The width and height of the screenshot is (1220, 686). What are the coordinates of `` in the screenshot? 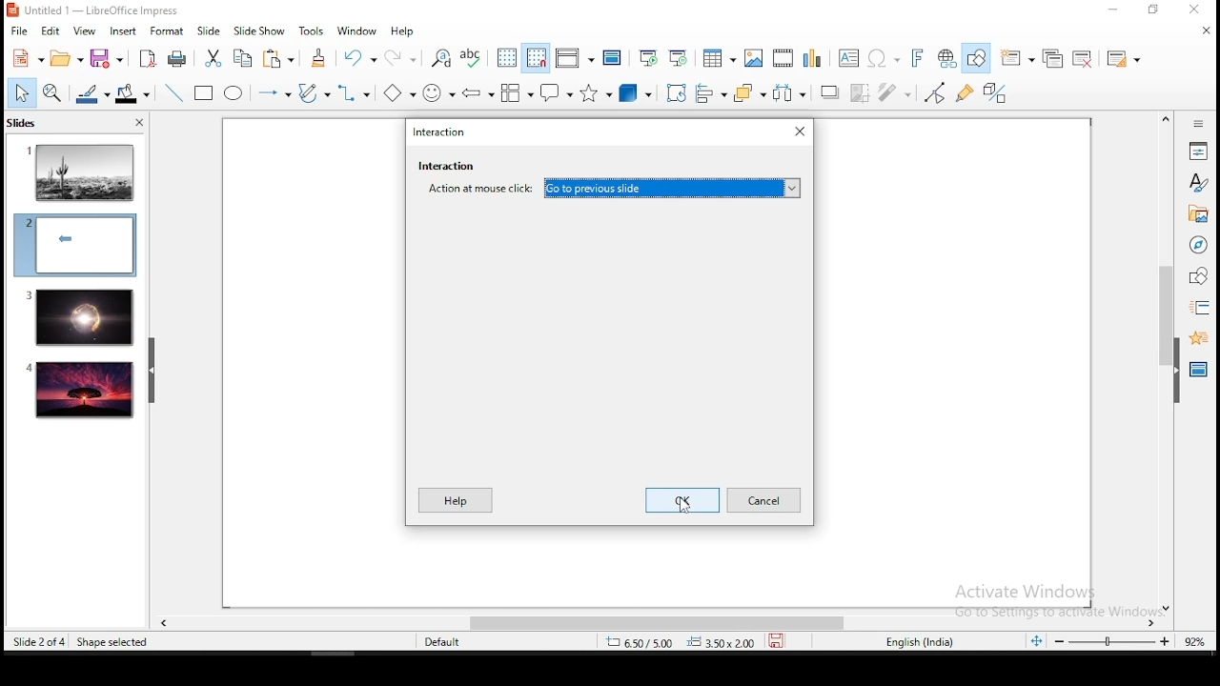 It's located at (685, 505).